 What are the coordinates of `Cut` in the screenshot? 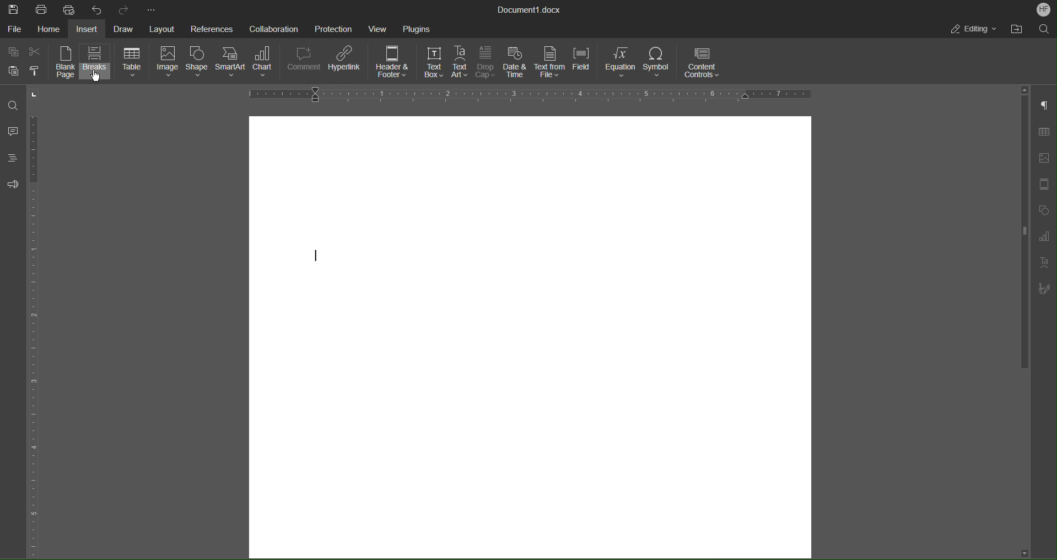 It's located at (36, 52).